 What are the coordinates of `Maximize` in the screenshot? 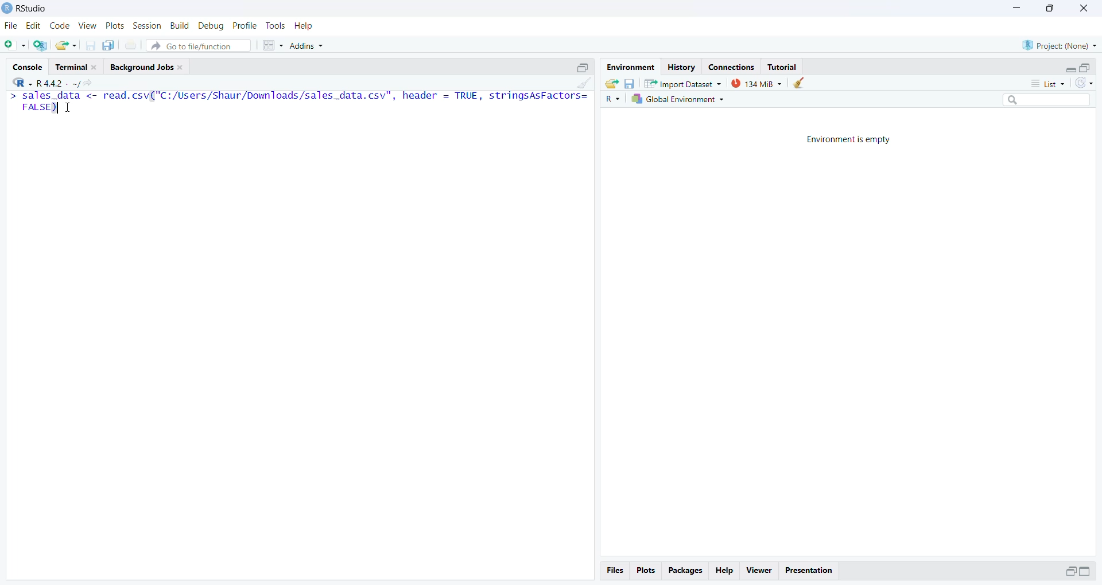 It's located at (581, 68).